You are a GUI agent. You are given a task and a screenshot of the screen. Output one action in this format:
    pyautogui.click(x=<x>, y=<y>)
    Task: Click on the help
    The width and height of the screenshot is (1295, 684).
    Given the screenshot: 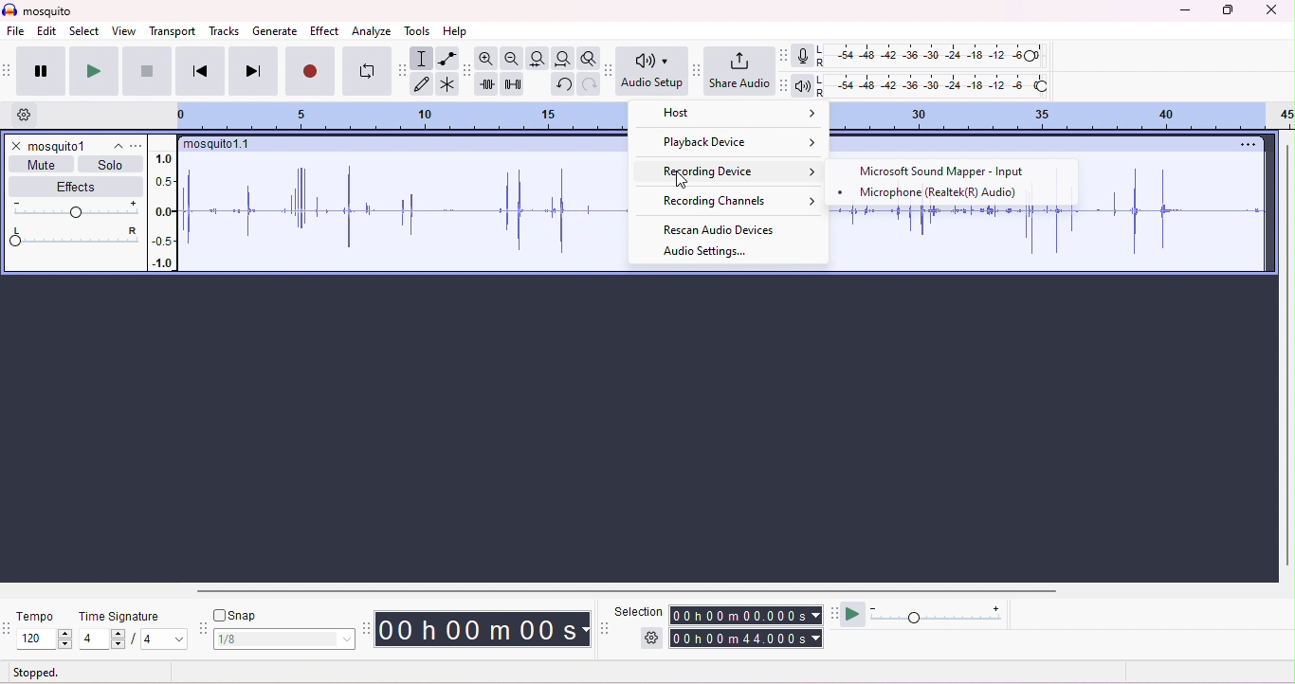 What is the action you would take?
    pyautogui.click(x=455, y=32)
    